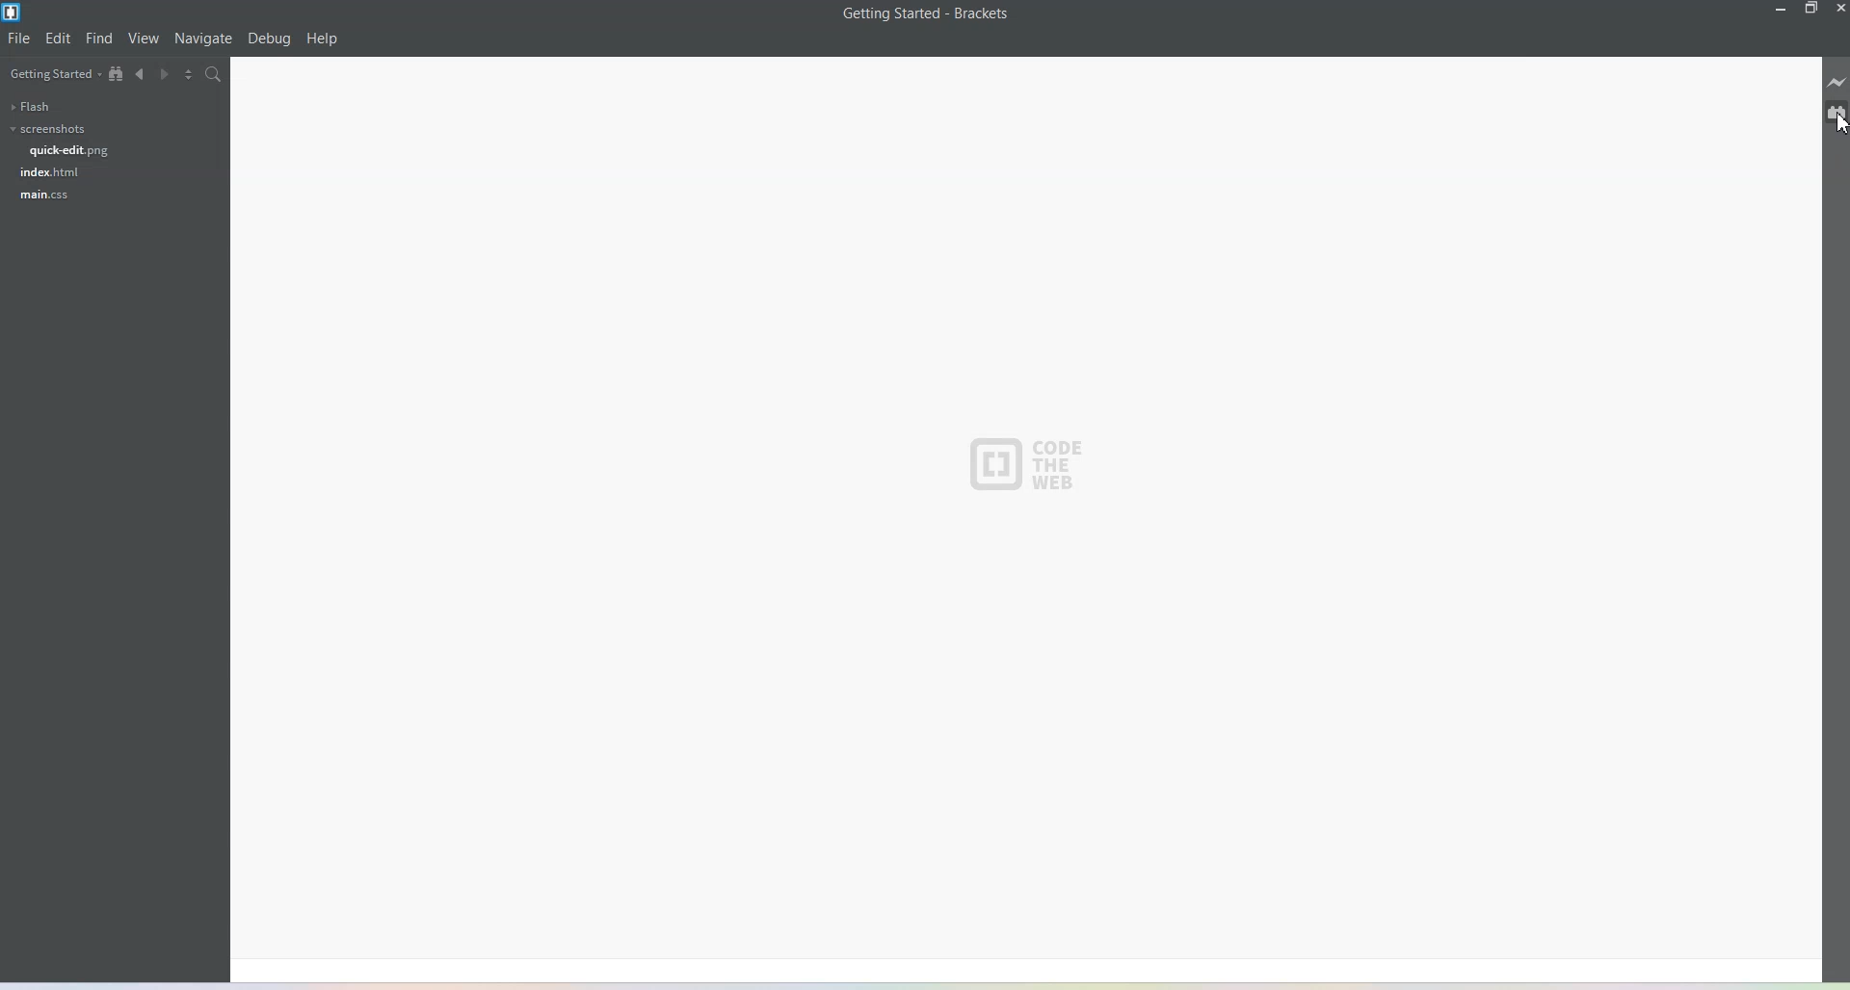 The width and height of the screenshot is (1850, 990). What do you see at coordinates (323, 39) in the screenshot?
I see `Help` at bounding box center [323, 39].